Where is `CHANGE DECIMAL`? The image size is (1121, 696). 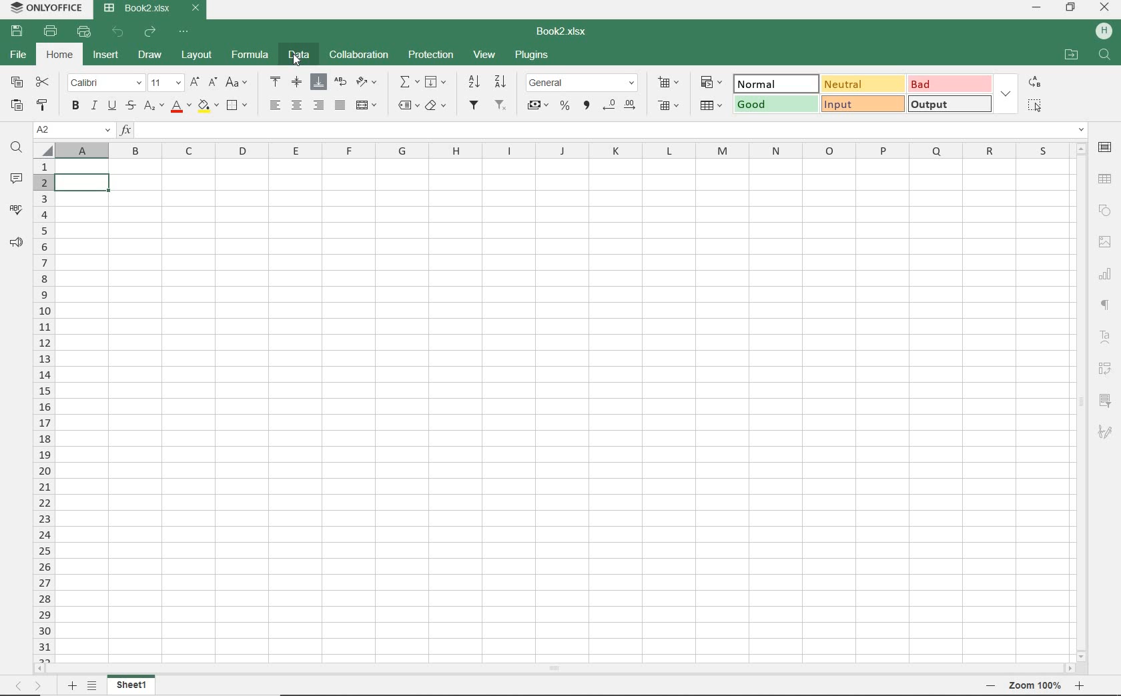
CHANGE DECIMAL is located at coordinates (619, 107).